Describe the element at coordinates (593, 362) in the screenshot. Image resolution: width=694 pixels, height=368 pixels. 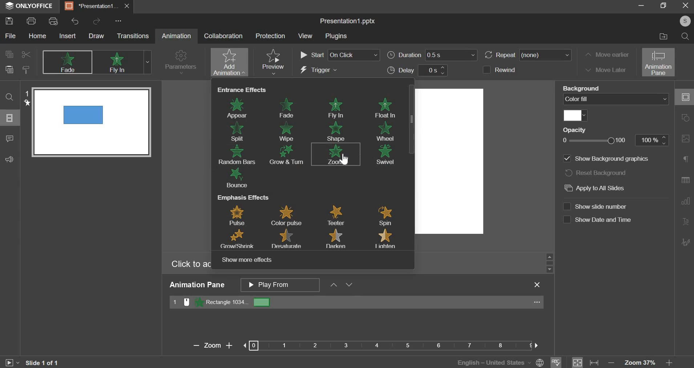
I see `fit to width` at that location.